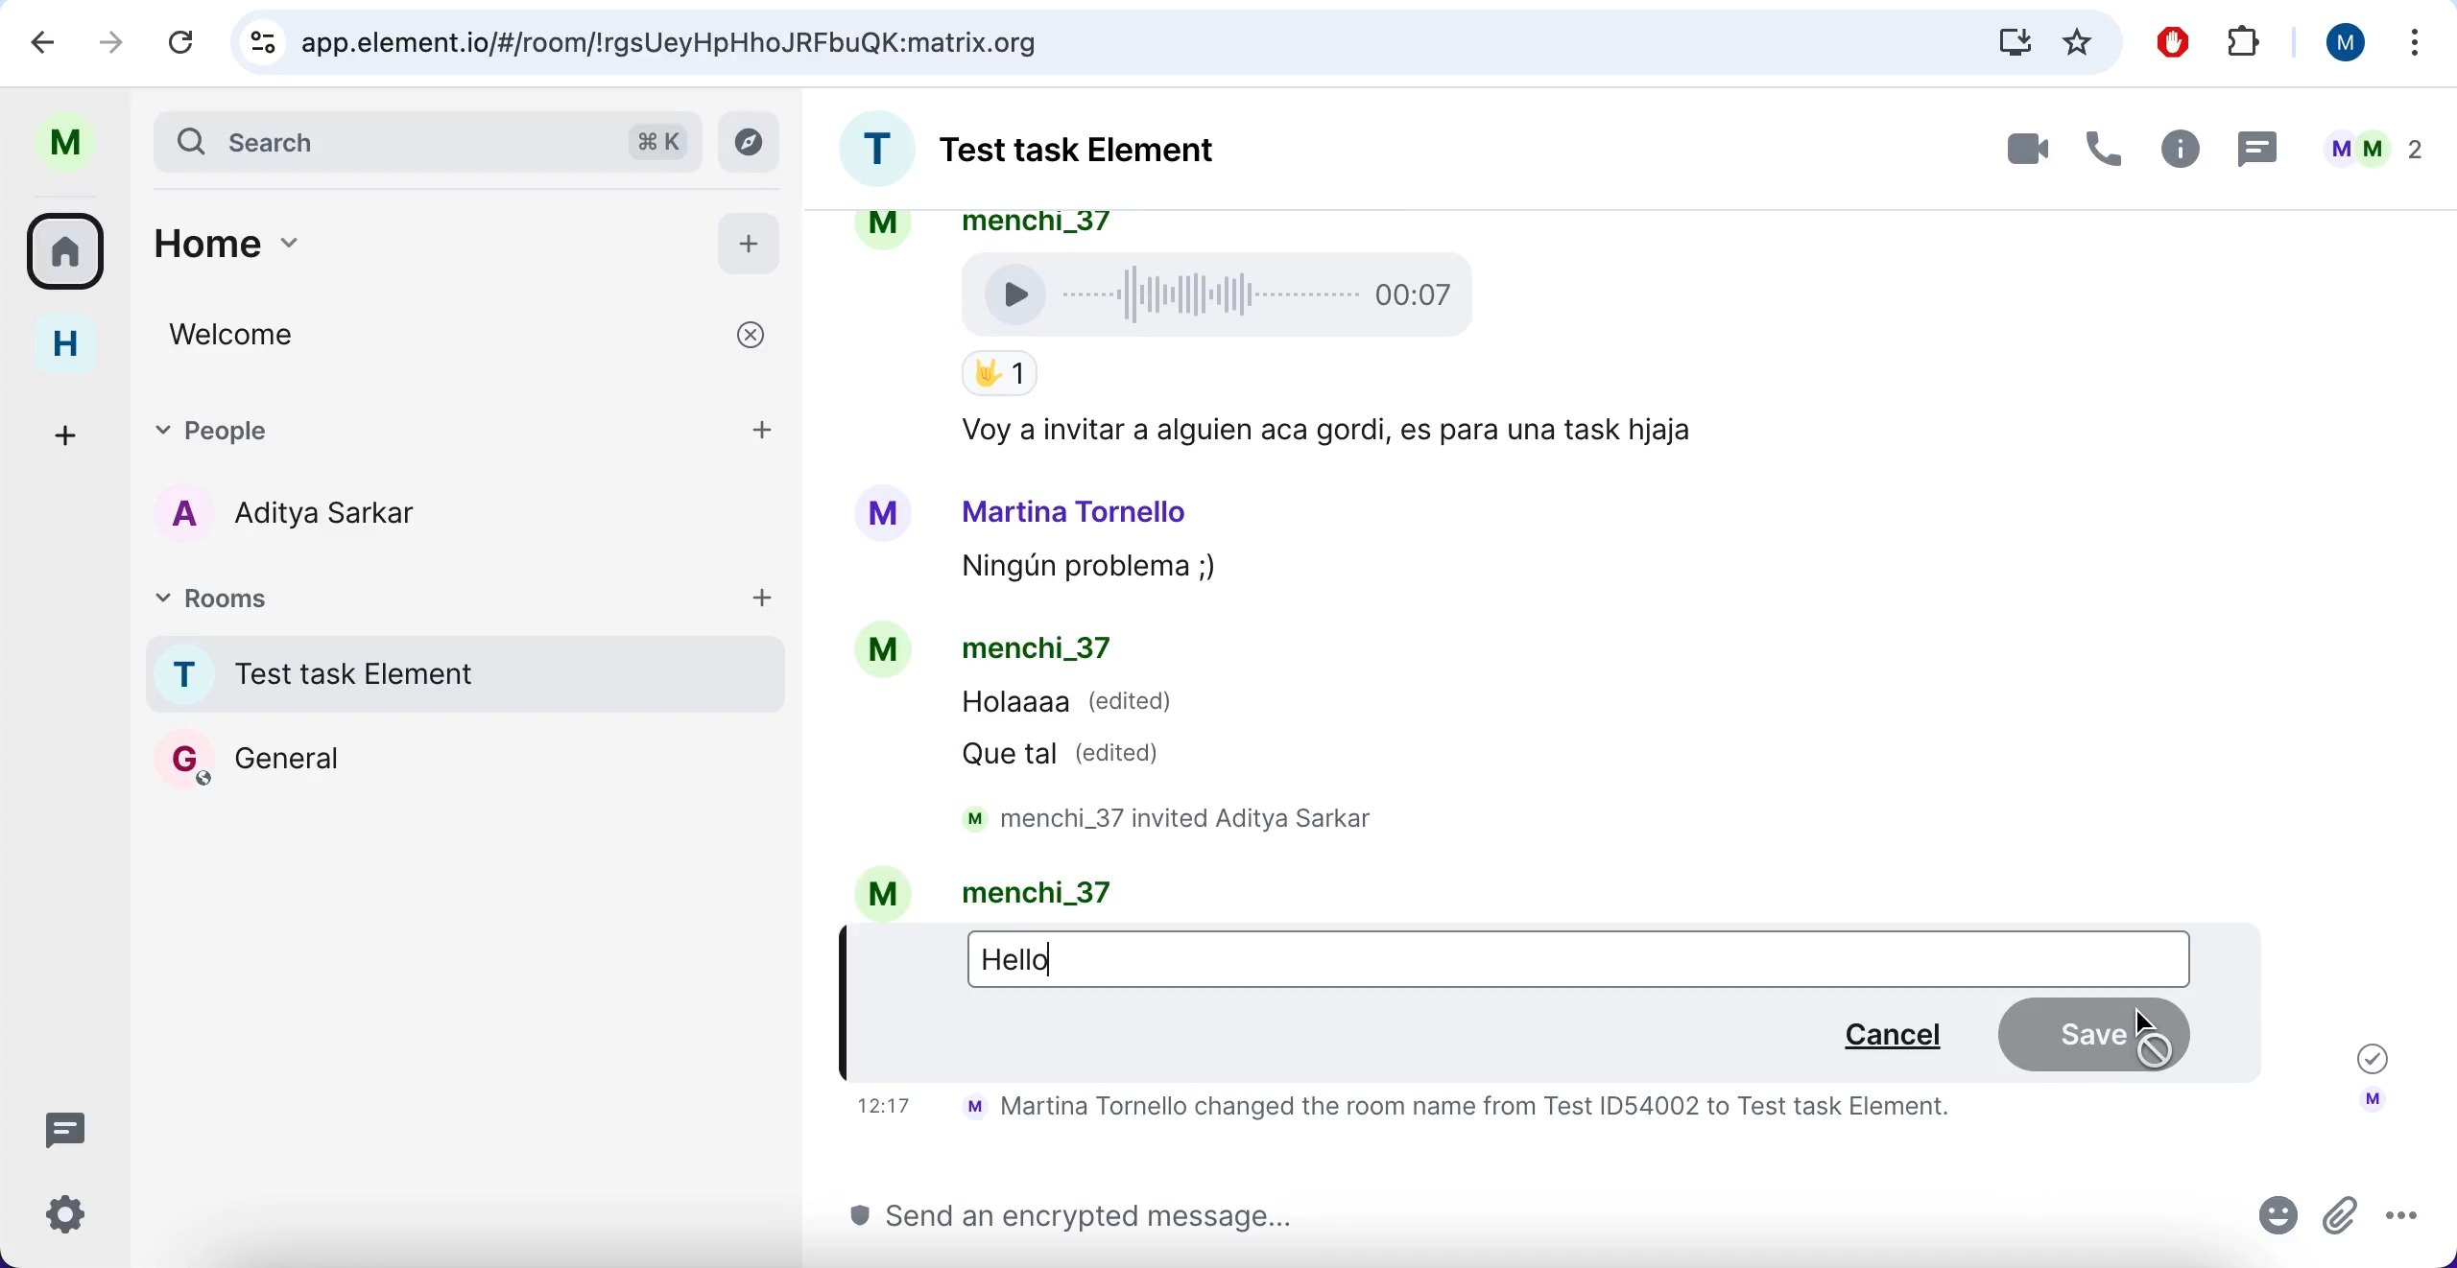  Describe the element at coordinates (1067, 154) in the screenshot. I see `room chat` at that location.